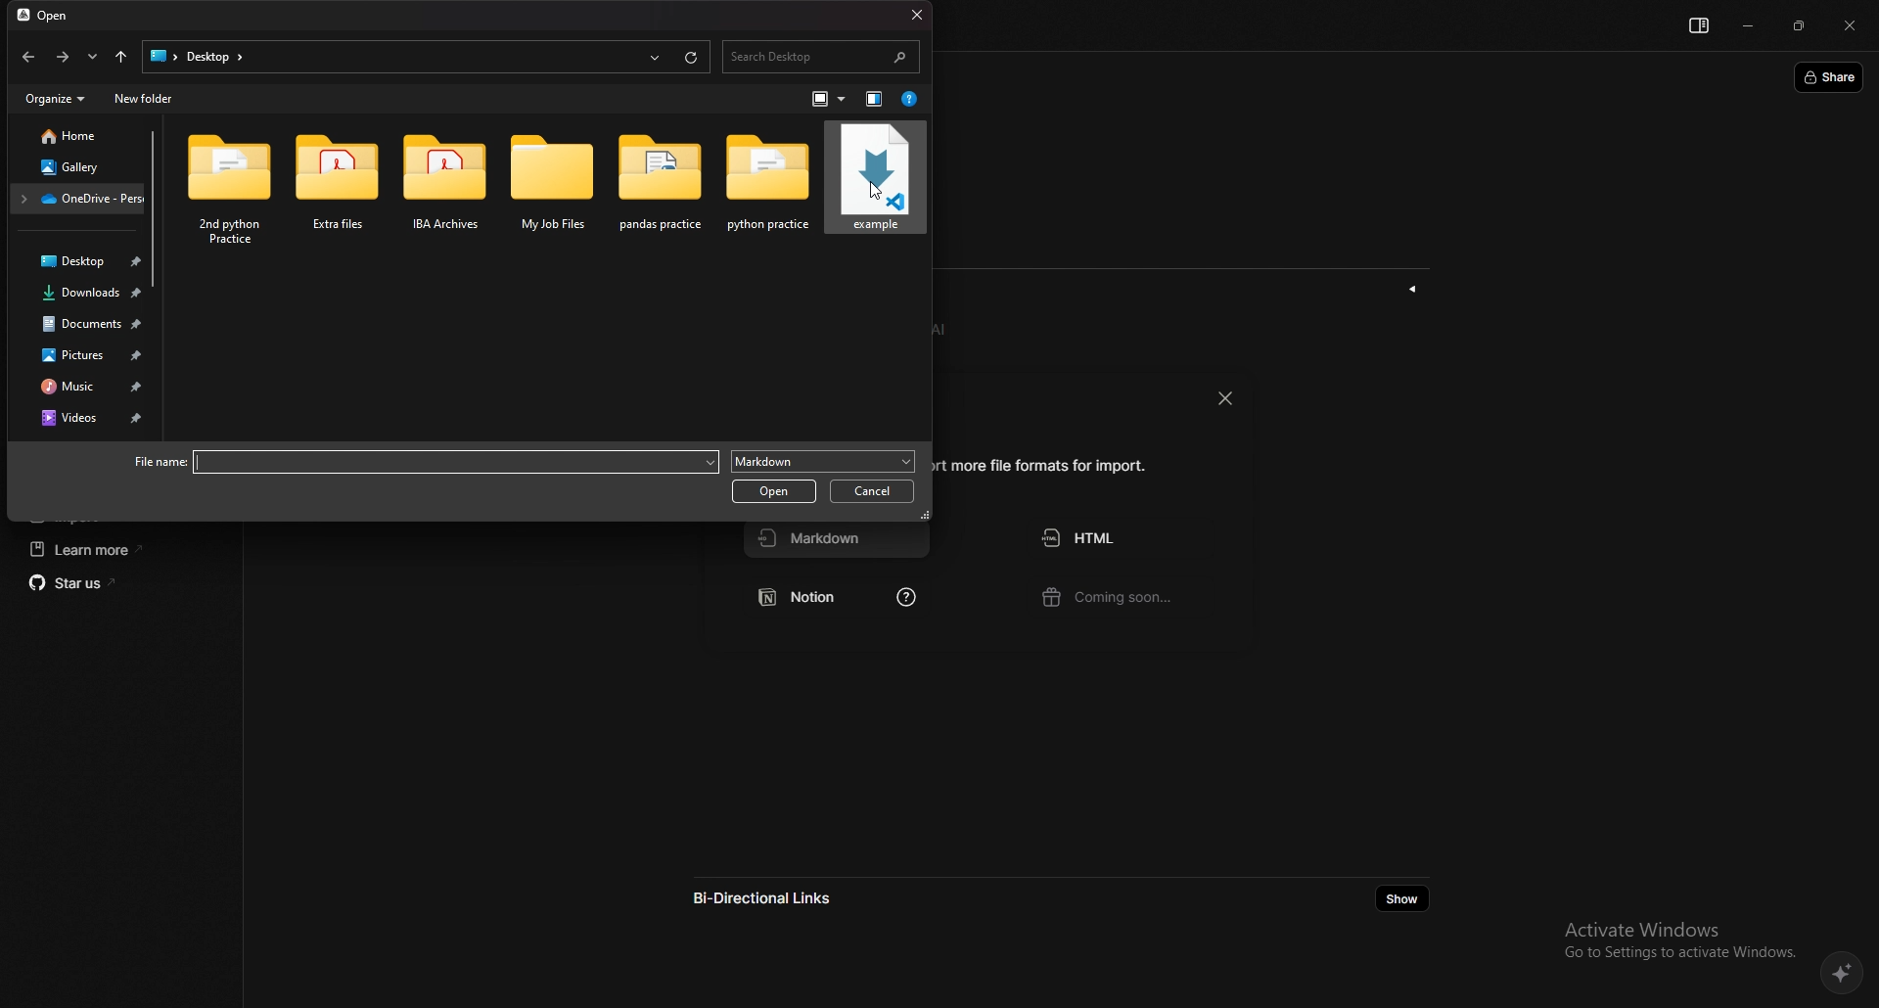 Image resolution: width=1879 pixels, height=1008 pixels. What do you see at coordinates (116, 550) in the screenshot?
I see `learn more` at bounding box center [116, 550].